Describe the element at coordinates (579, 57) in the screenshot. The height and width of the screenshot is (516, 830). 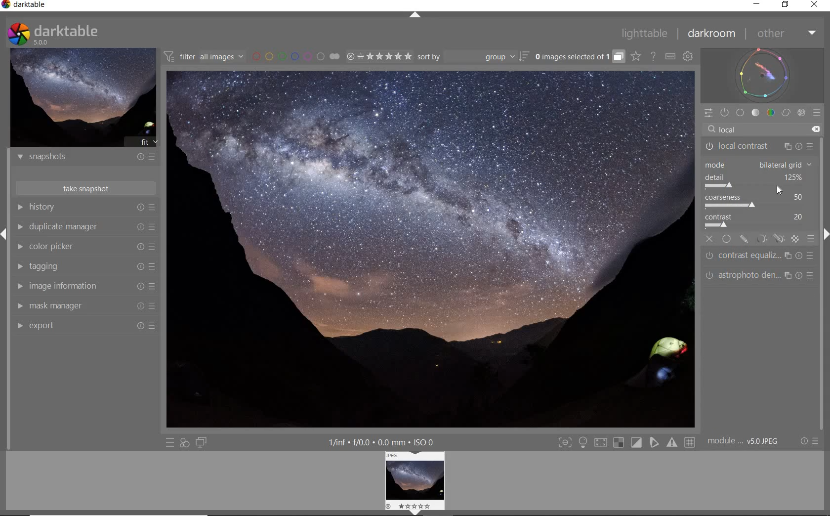
I see `EXPAND GROUPED IMAGES` at that location.